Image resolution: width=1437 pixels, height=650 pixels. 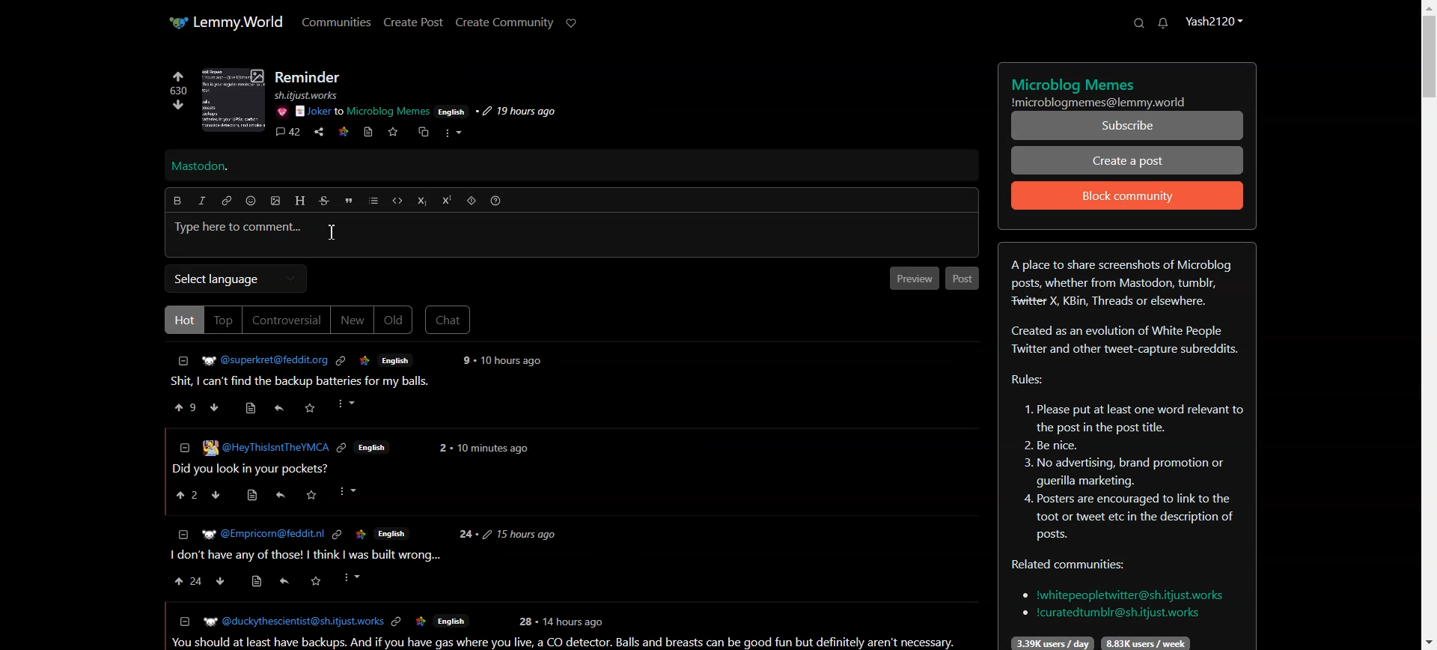 What do you see at coordinates (373, 201) in the screenshot?
I see `List` at bounding box center [373, 201].